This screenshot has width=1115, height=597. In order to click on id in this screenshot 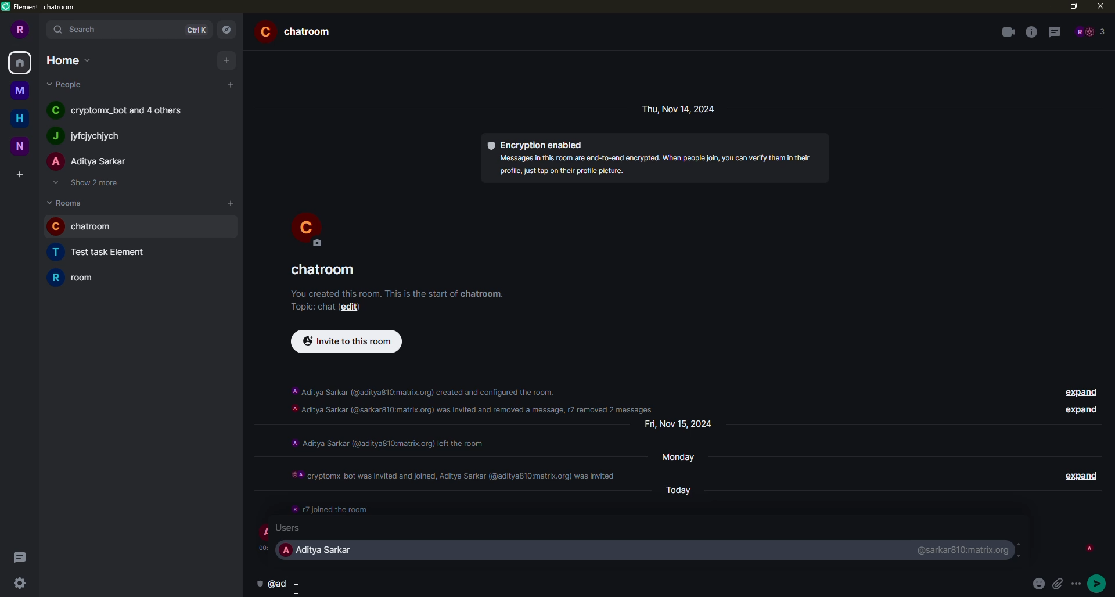, I will do `click(966, 549)`.